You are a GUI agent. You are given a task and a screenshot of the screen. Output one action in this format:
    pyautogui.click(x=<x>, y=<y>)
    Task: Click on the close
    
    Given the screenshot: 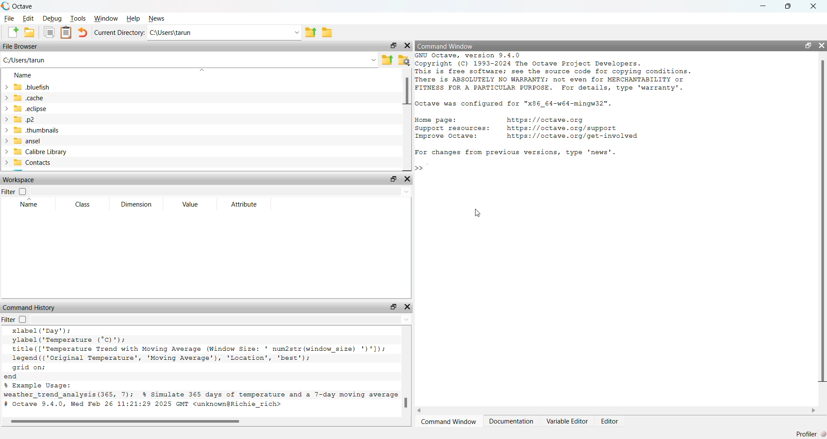 What is the action you would take?
    pyautogui.click(x=407, y=46)
    